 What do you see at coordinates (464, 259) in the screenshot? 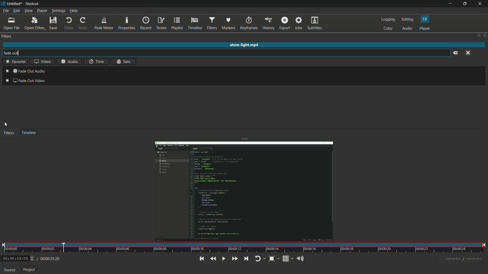
I see `time register` at bounding box center [464, 259].